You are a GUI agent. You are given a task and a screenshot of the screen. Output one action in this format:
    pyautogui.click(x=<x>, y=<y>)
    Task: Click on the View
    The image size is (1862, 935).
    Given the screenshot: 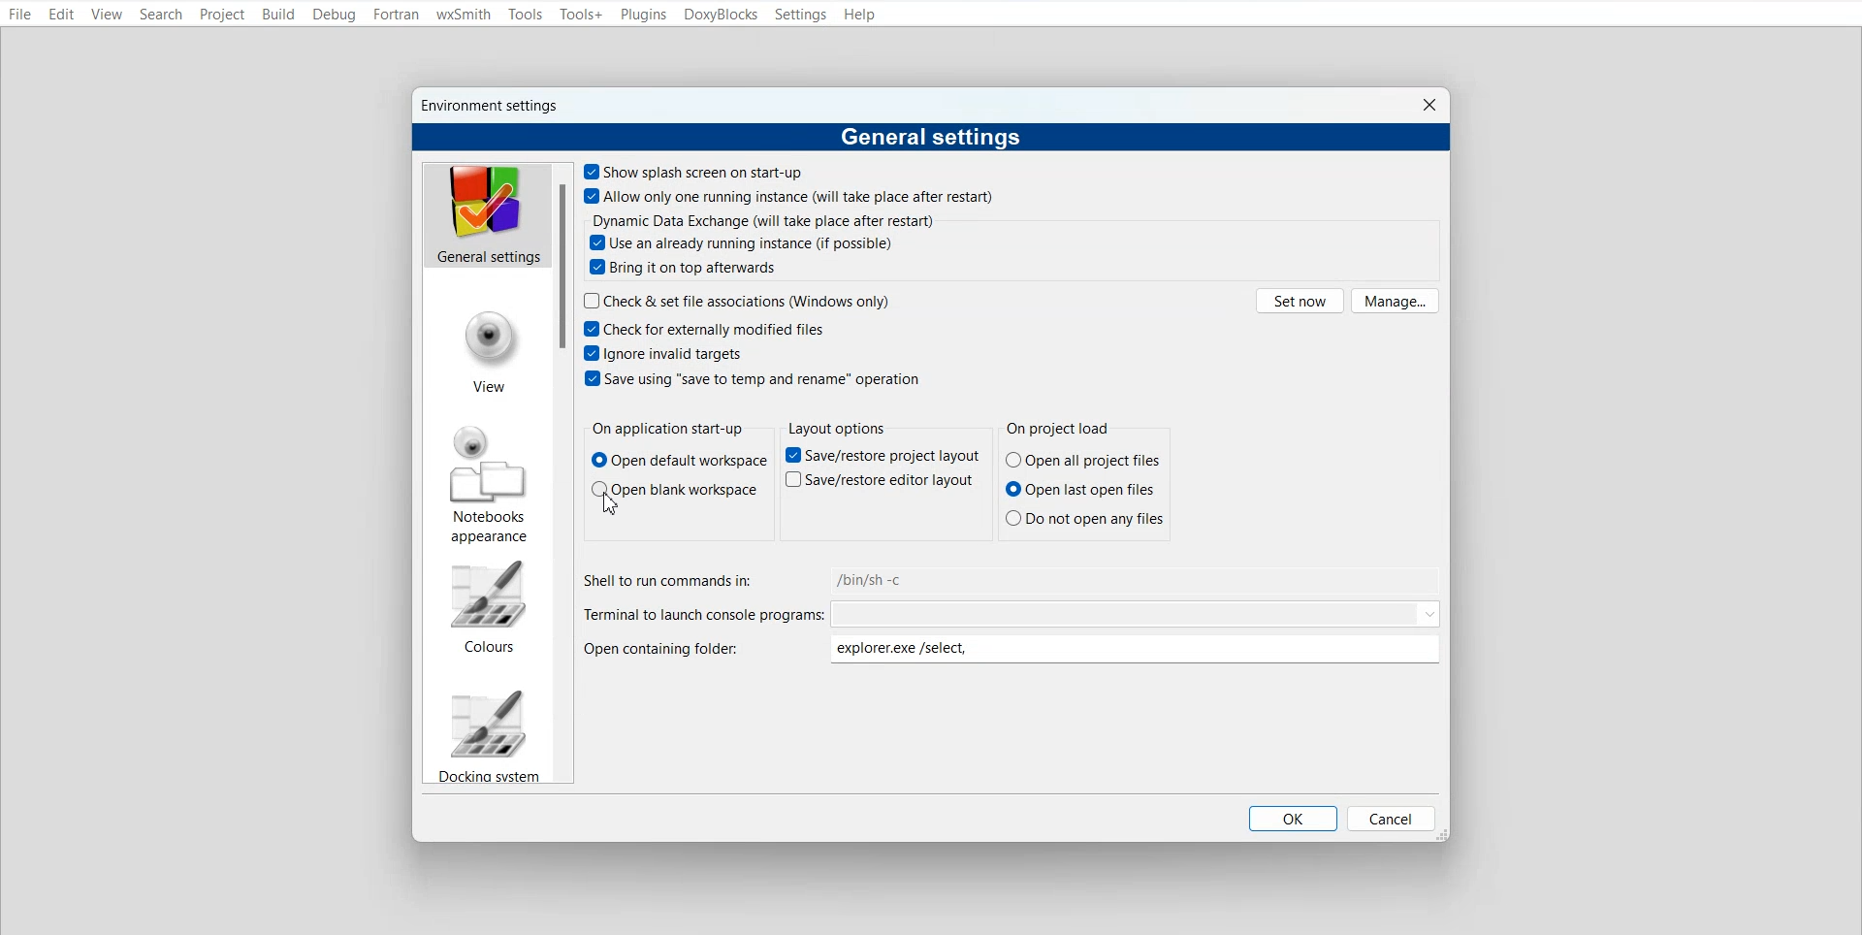 What is the action you would take?
    pyautogui.click(x=107, y=16)
    